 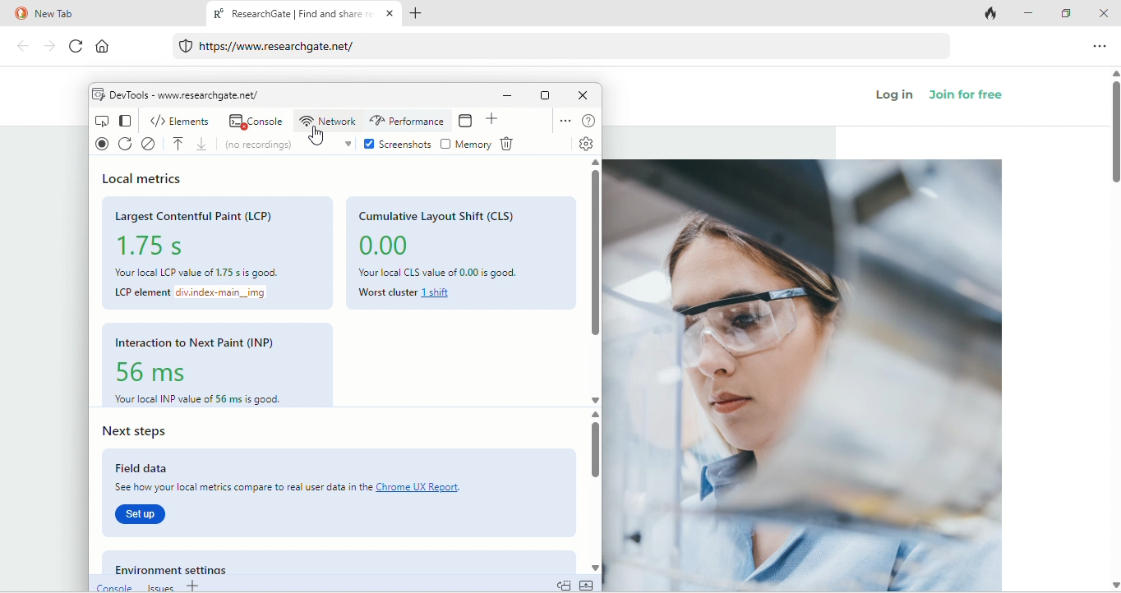 What do you see at coordinates (201, 398) in the screenshot?
I see `your local inp value of 56 ms is good` at bounding box center [201, 398].